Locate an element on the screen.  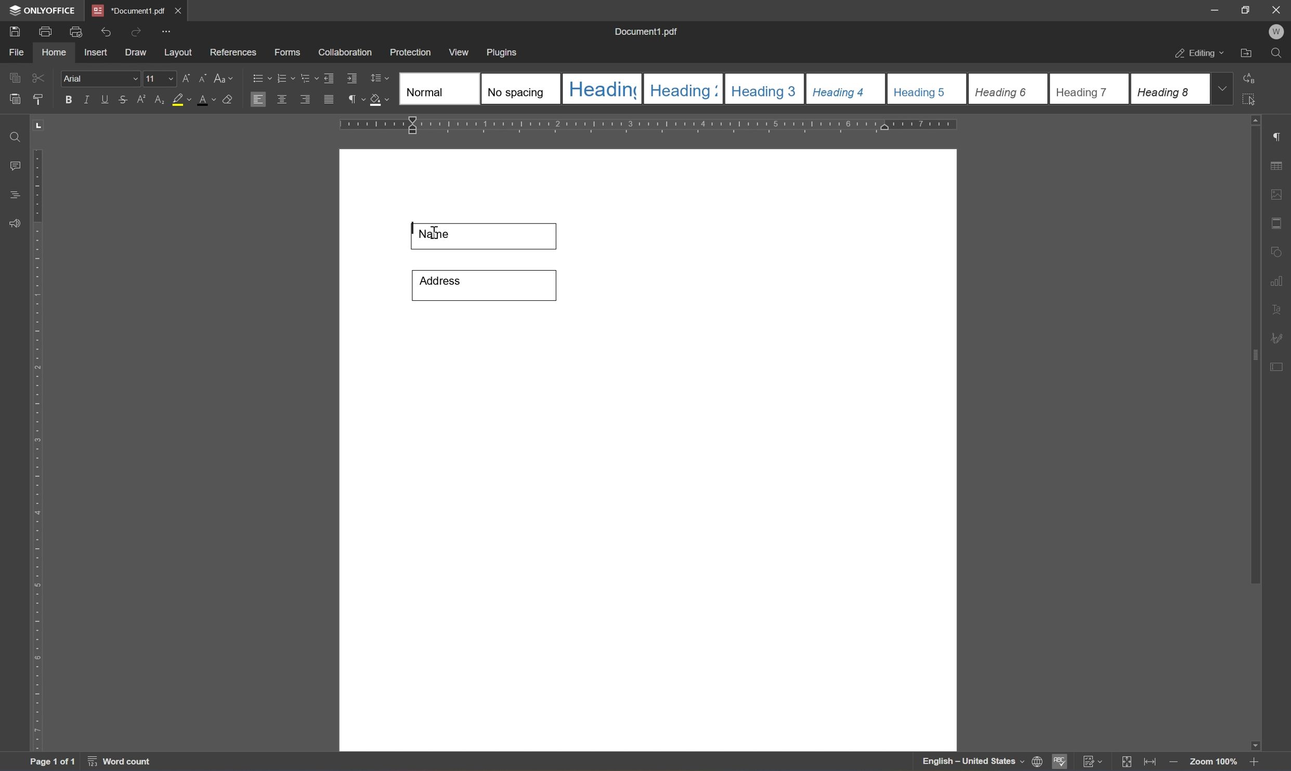
quick print is located at coordinates (73, 31).